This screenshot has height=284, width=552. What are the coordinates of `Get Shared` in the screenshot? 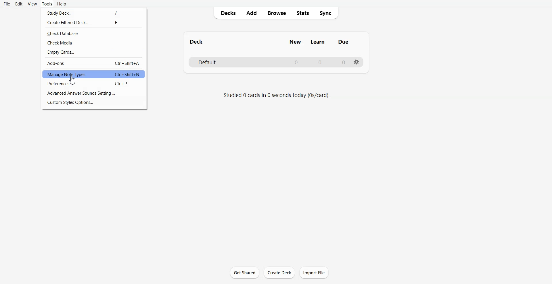 It's located at (244, 273).